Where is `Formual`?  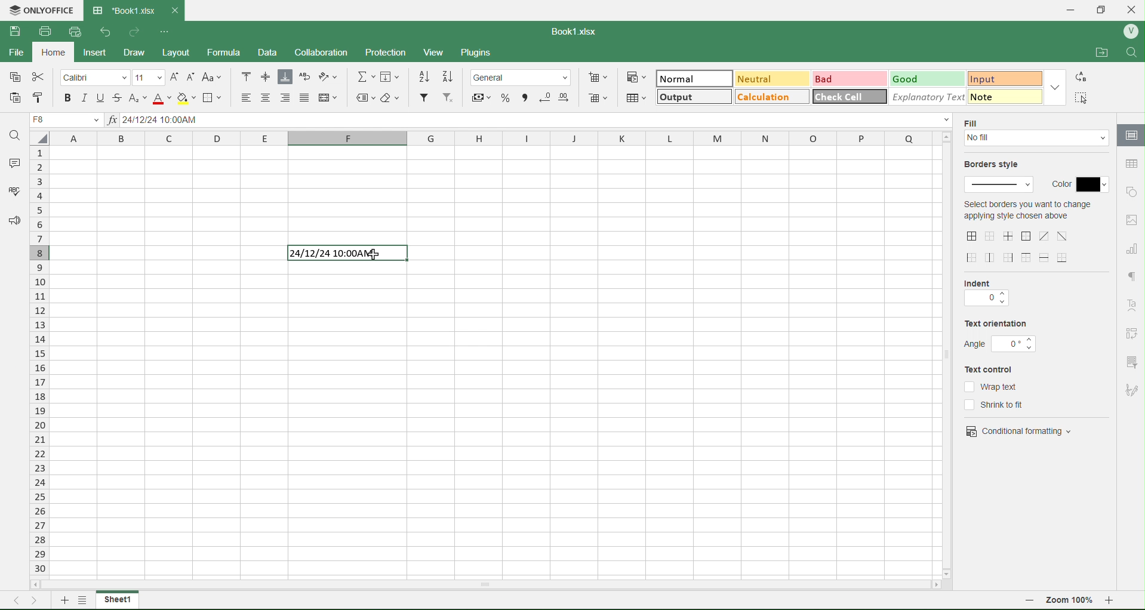 Formual is located at coordinates (233, 53).